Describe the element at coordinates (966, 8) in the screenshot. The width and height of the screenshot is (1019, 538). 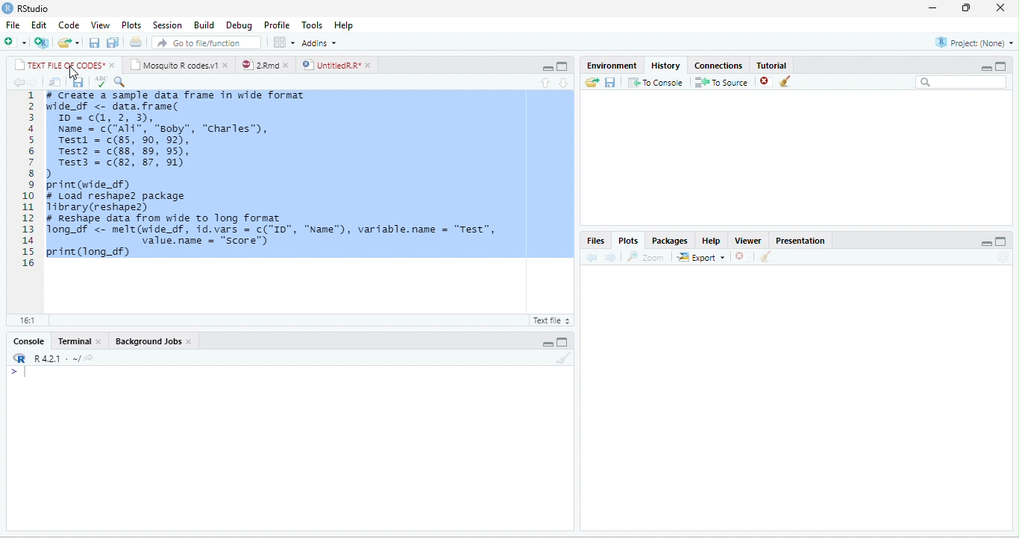
I see `resize` at that location.